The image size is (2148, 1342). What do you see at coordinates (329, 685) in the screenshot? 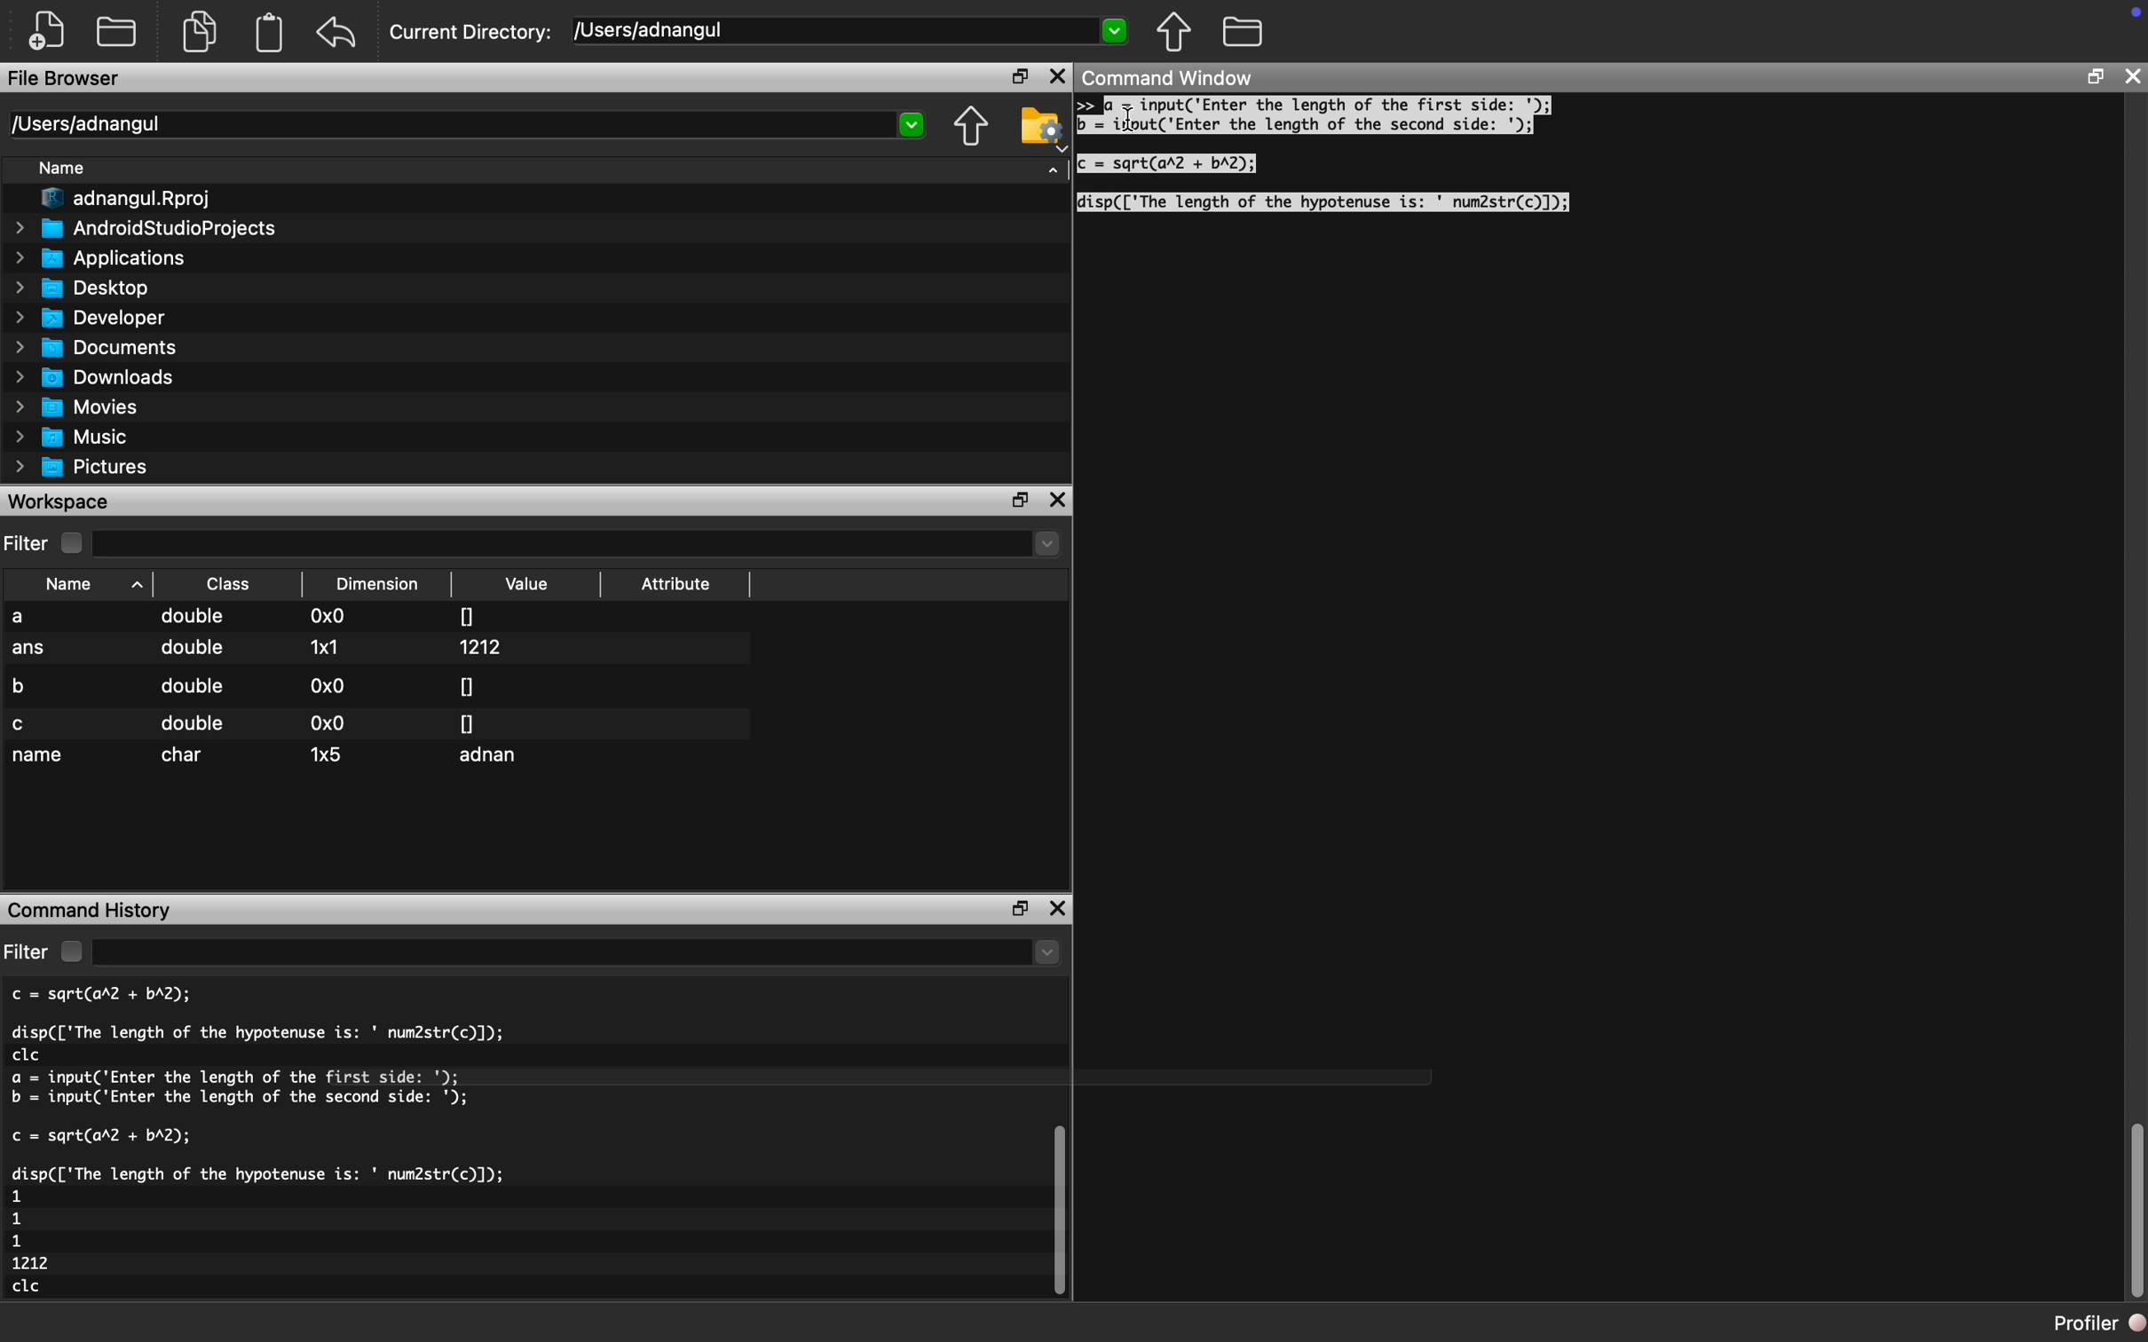
I see `0x0` at bounding box center [329, 685].